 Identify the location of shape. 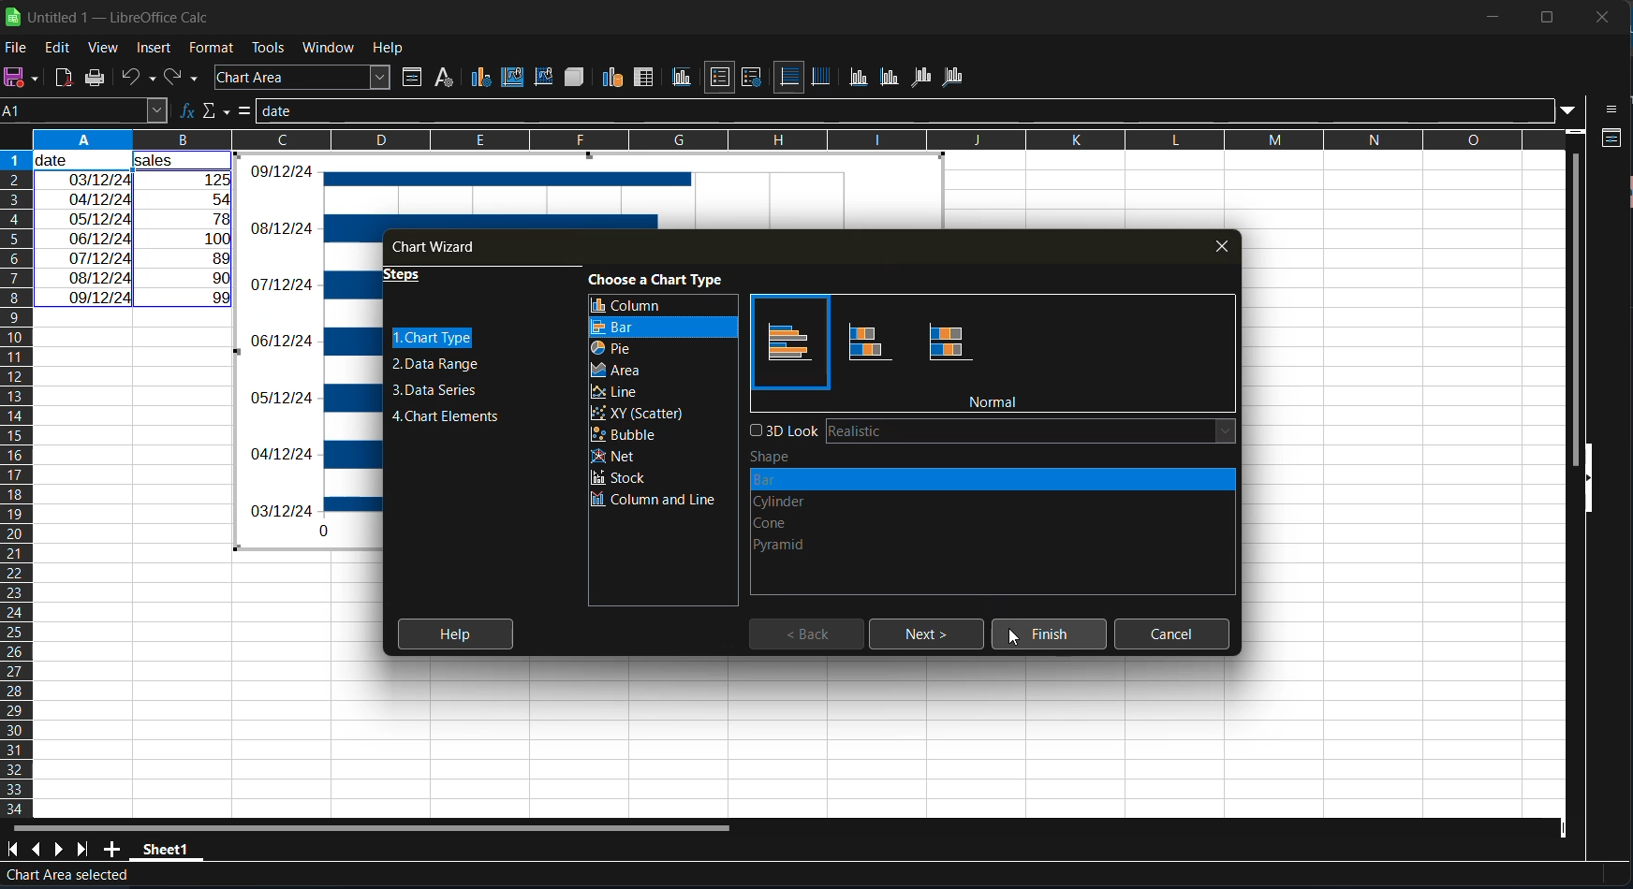
(780, 457).